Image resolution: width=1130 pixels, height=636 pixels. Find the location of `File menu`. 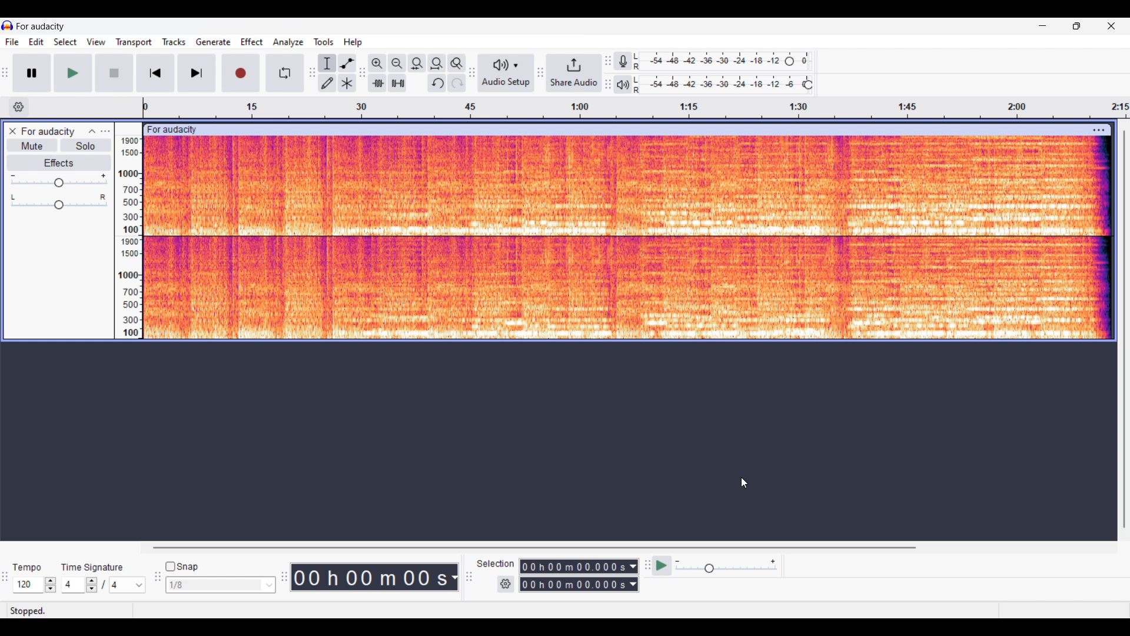

File menu is located at coordinates (12, 42).